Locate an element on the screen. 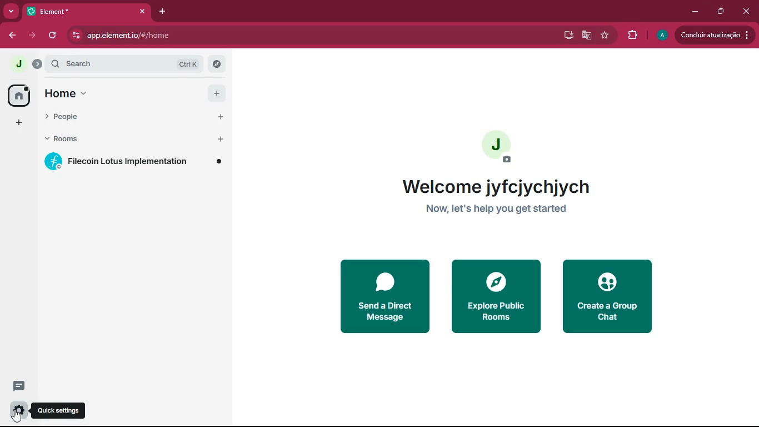 The image size is (759, 427). profile  is located at coordinates (659, 36).